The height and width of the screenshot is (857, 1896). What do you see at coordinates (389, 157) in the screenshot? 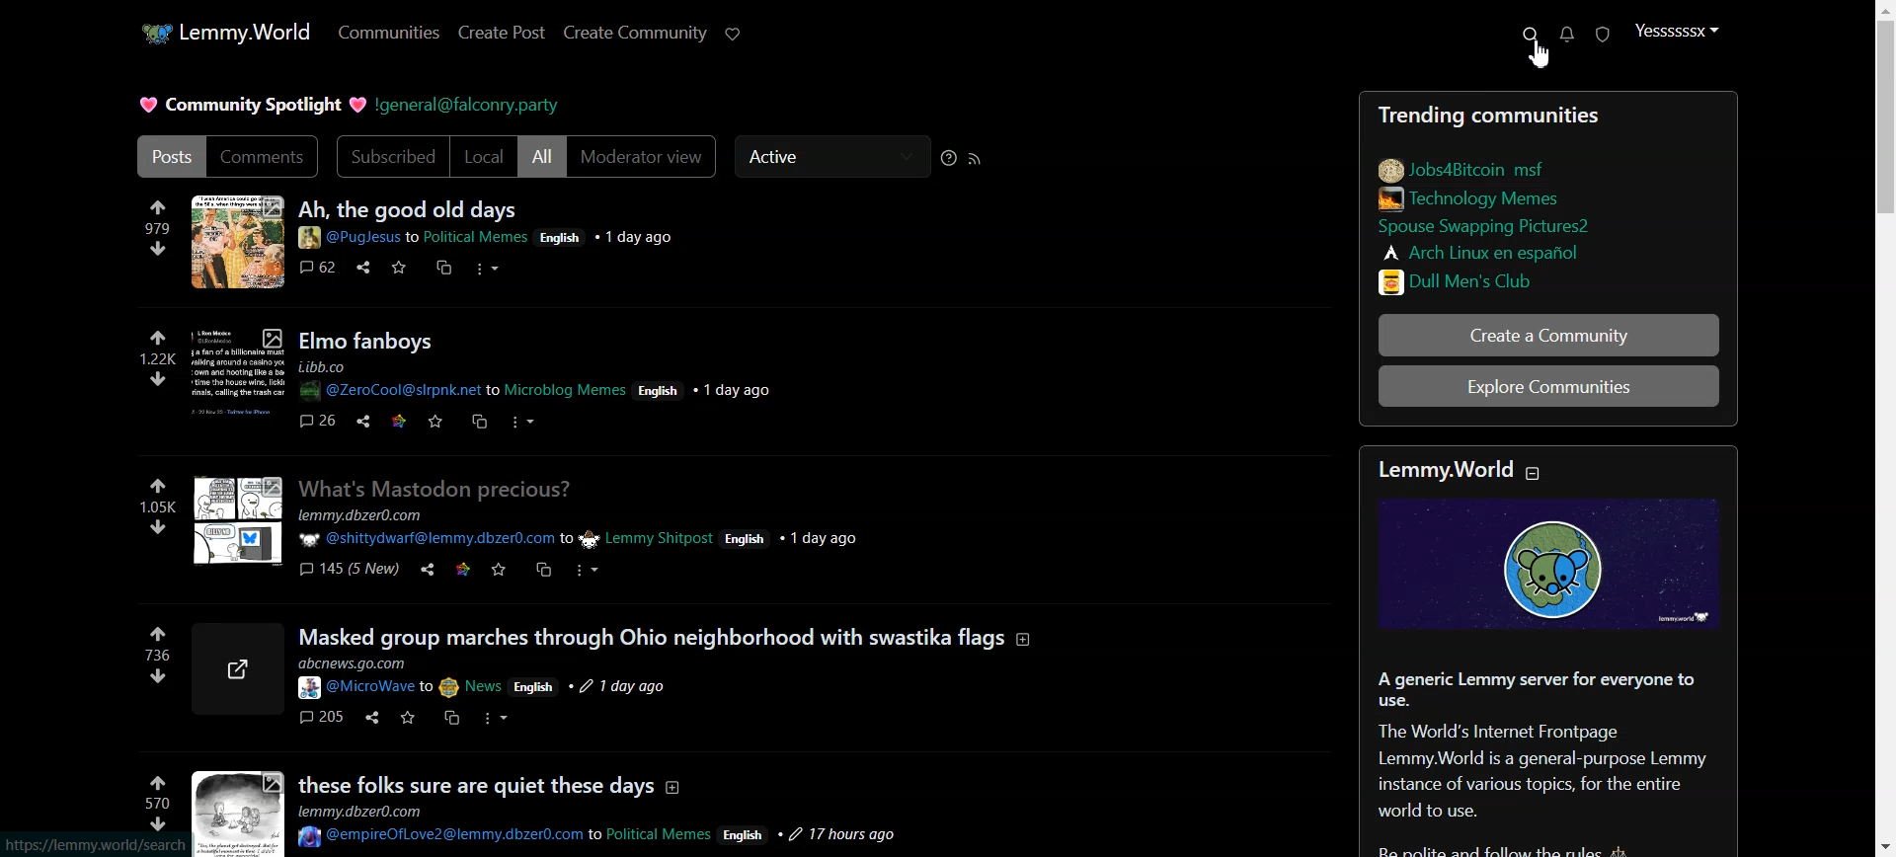
I see `Subscribed` at bounding box center [389, 157].